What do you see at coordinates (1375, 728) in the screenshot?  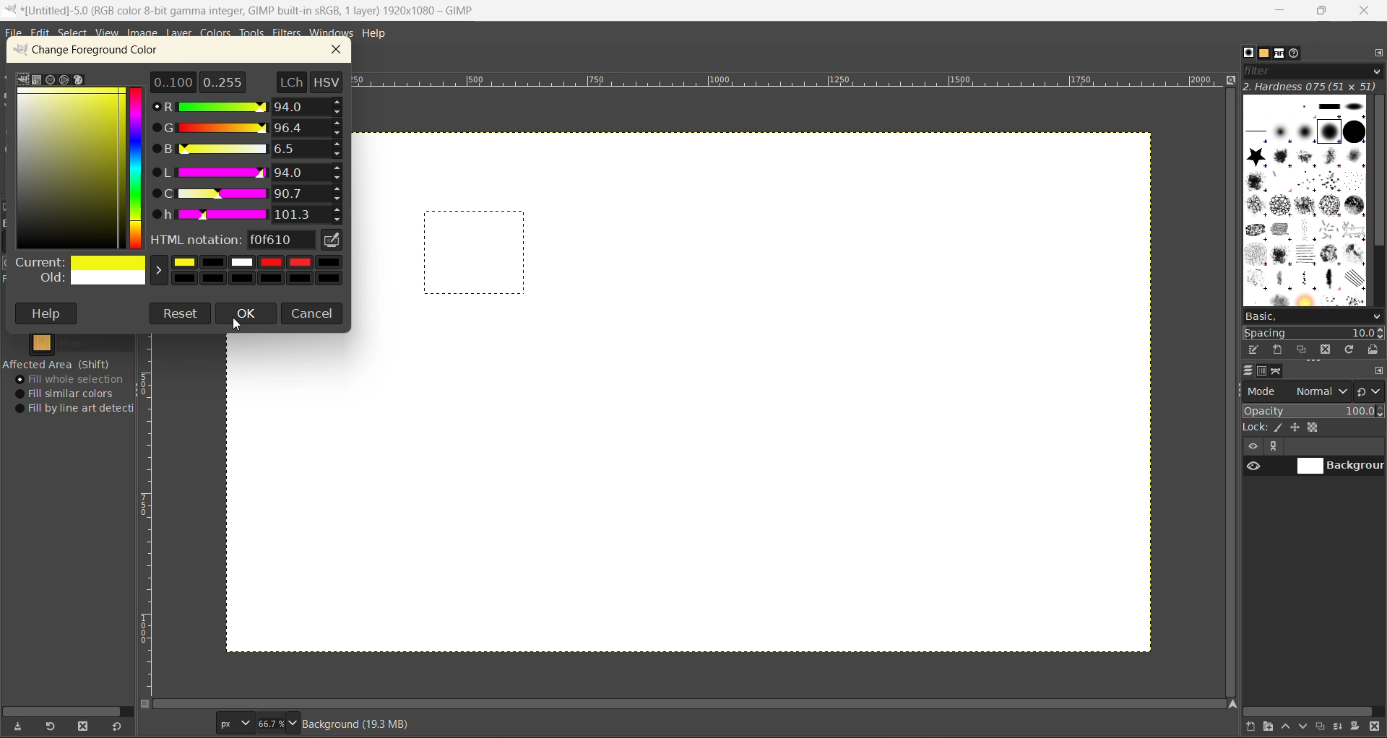 I see `delete this layer` at bounding box center [1375, 728].